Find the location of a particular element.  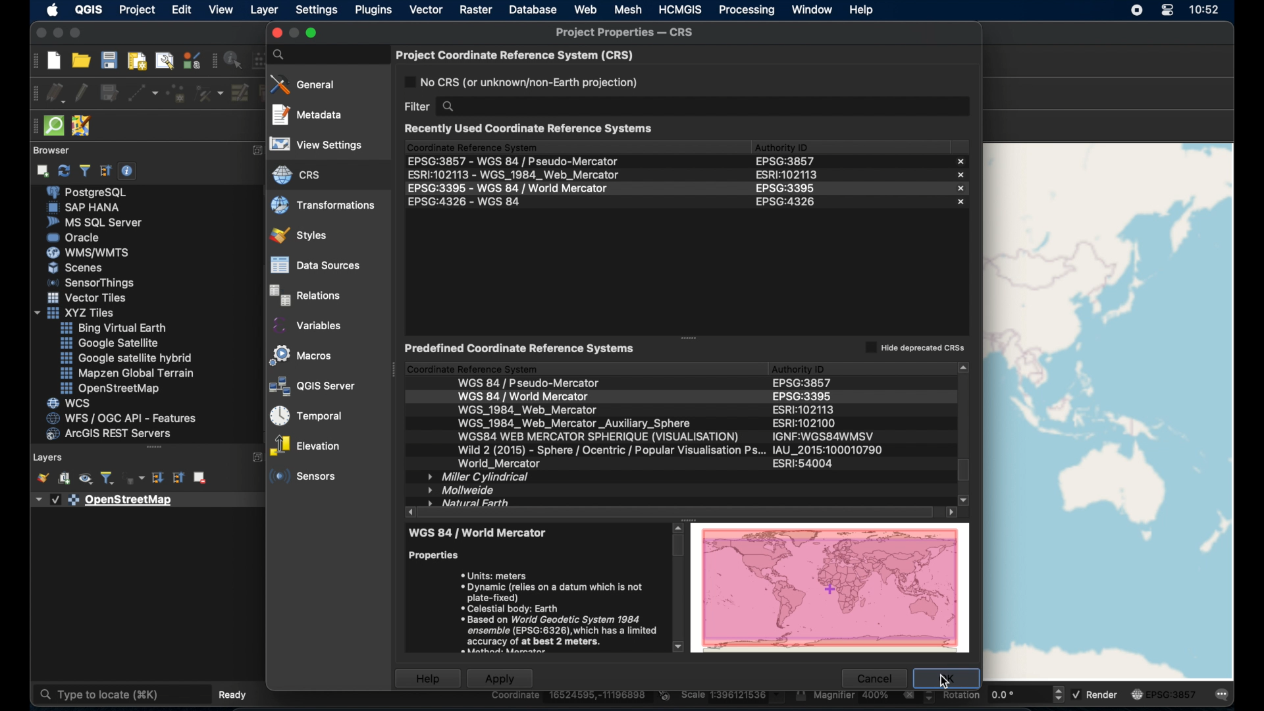

settings is located at coordinates (317, 10).